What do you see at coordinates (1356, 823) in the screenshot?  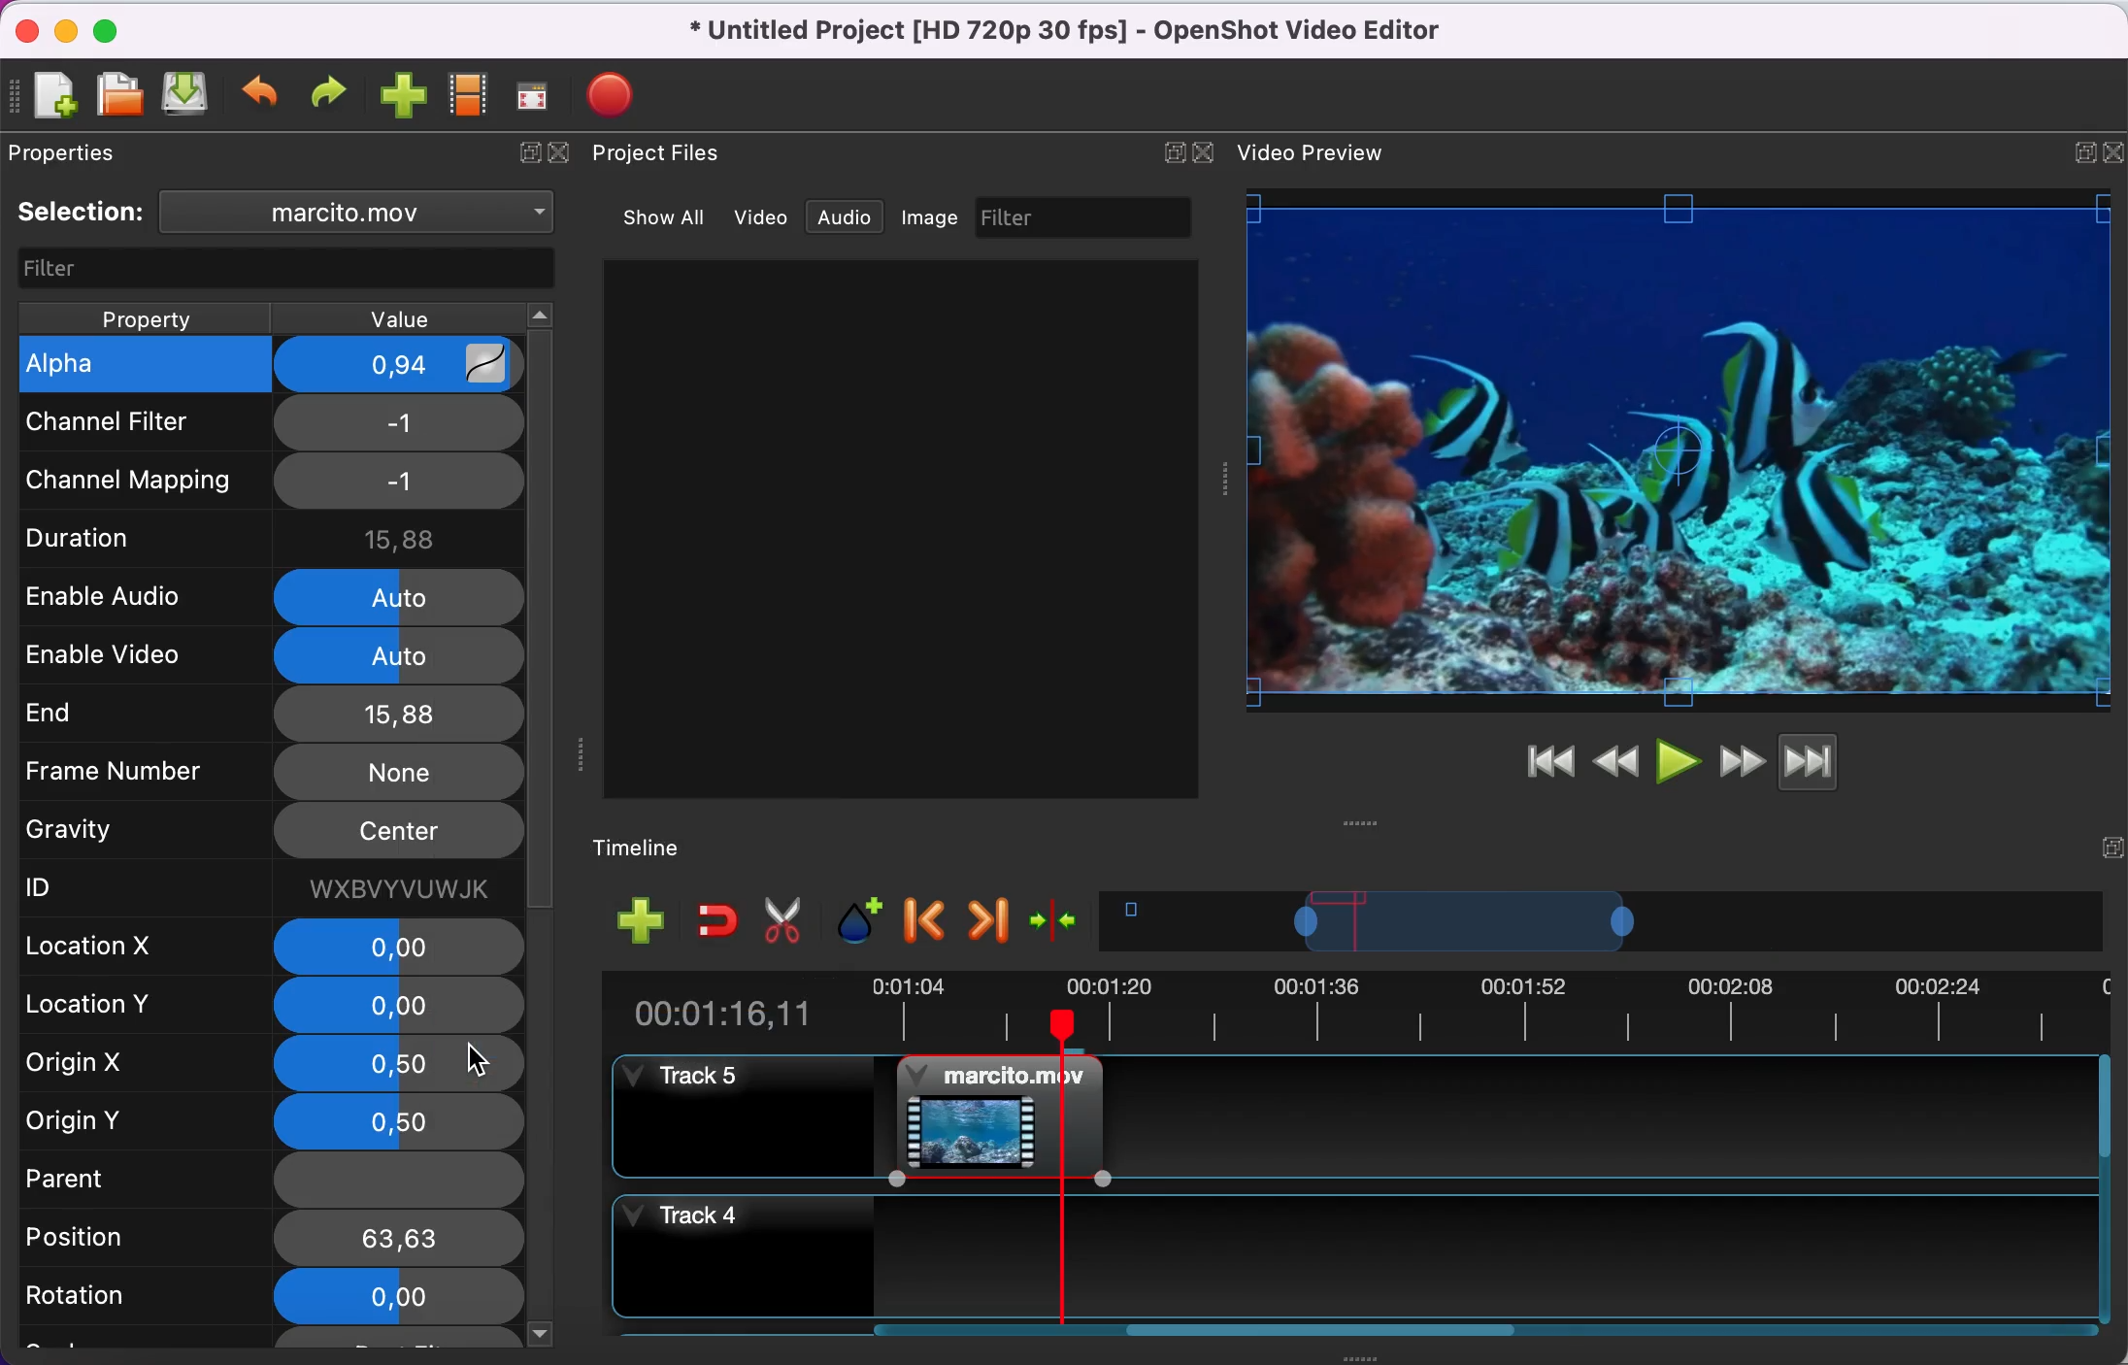 I see `move` at bounding box center [1356, 823].